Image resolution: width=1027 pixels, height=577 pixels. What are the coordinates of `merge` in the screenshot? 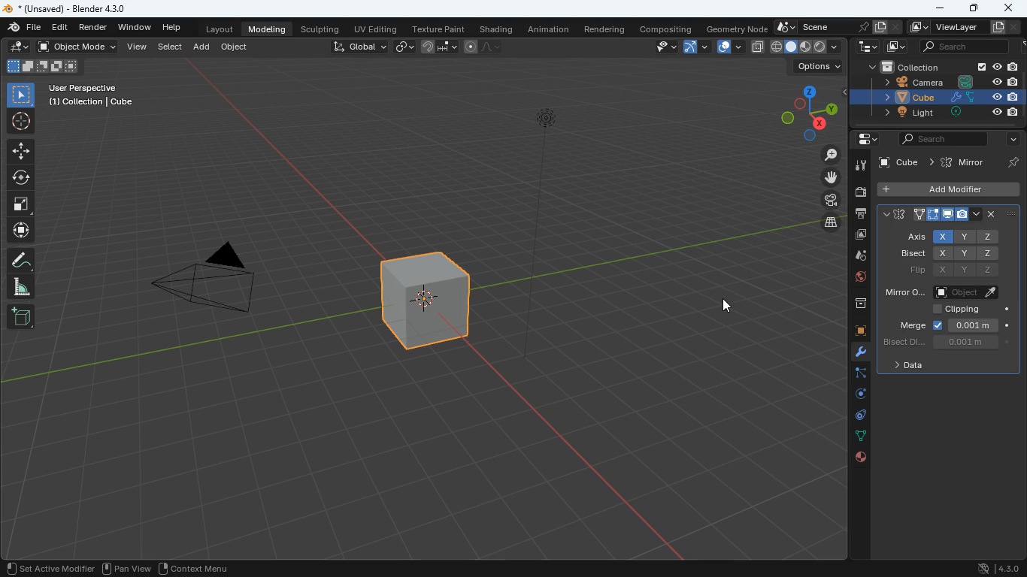 It's located at (952, 325).